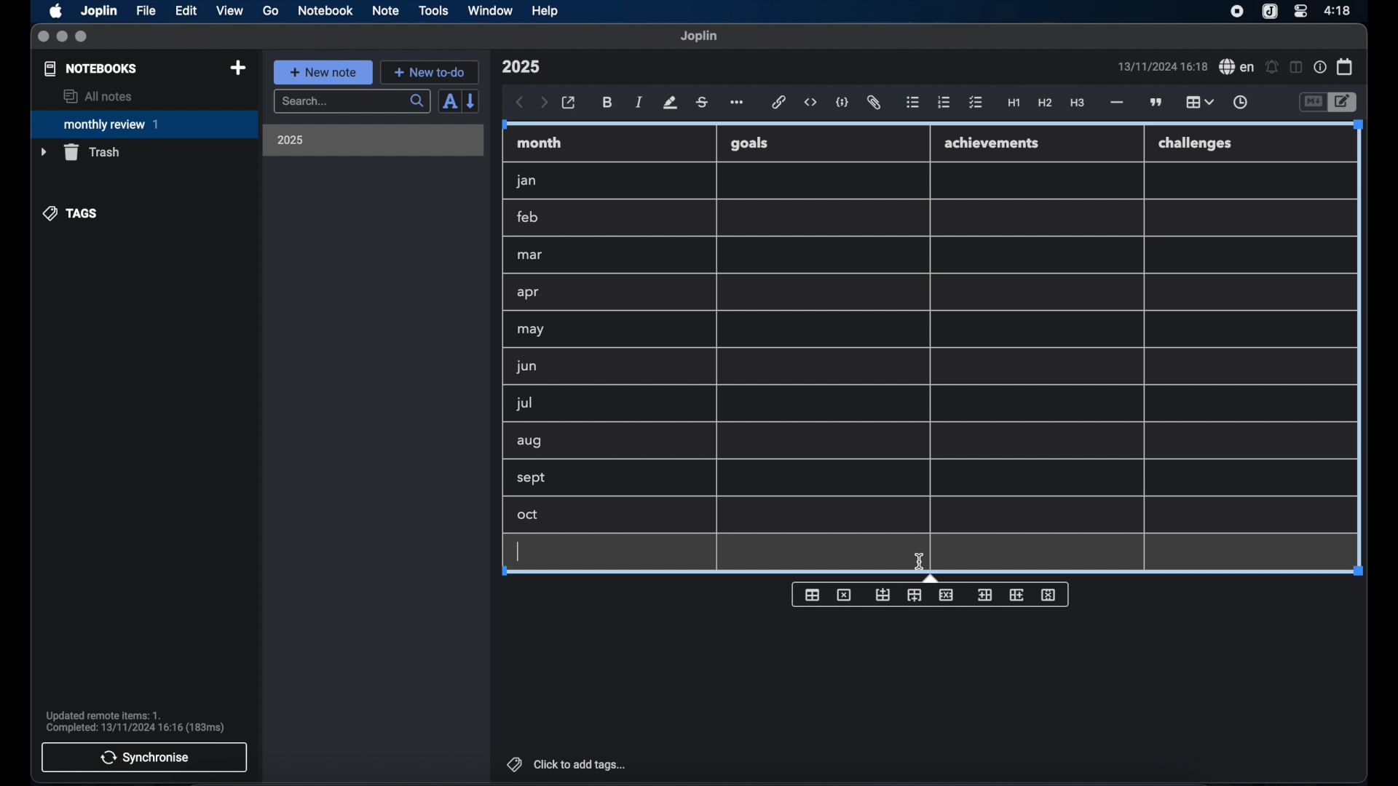  I want to click on insert column after, so click(1019, 595).